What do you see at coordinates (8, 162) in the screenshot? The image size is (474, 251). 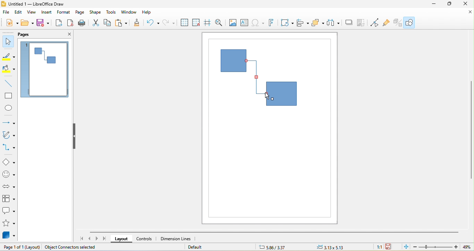 I see `basic shapes` at bounding box center [8, 162].